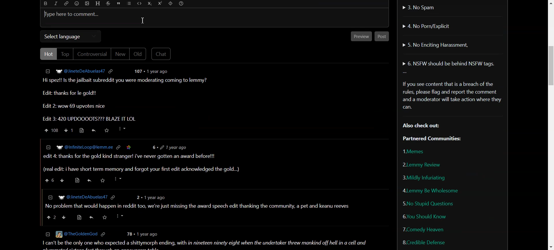 The image size is (554, 250). What do you see at coordinates (424, 229) in the screenshot?
I see `Comedy Heaven` at bounding box center [424, 229].